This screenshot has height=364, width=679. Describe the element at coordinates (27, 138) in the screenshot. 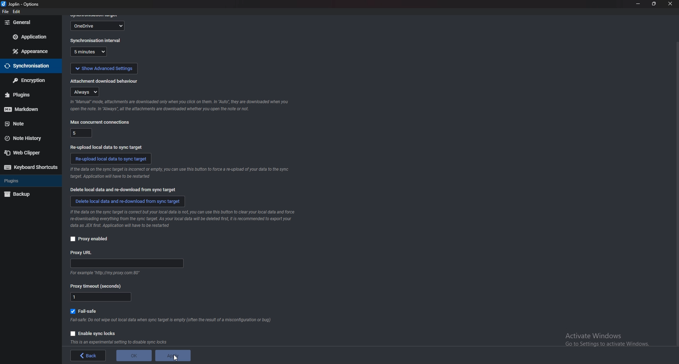

I see `note history` at that location.